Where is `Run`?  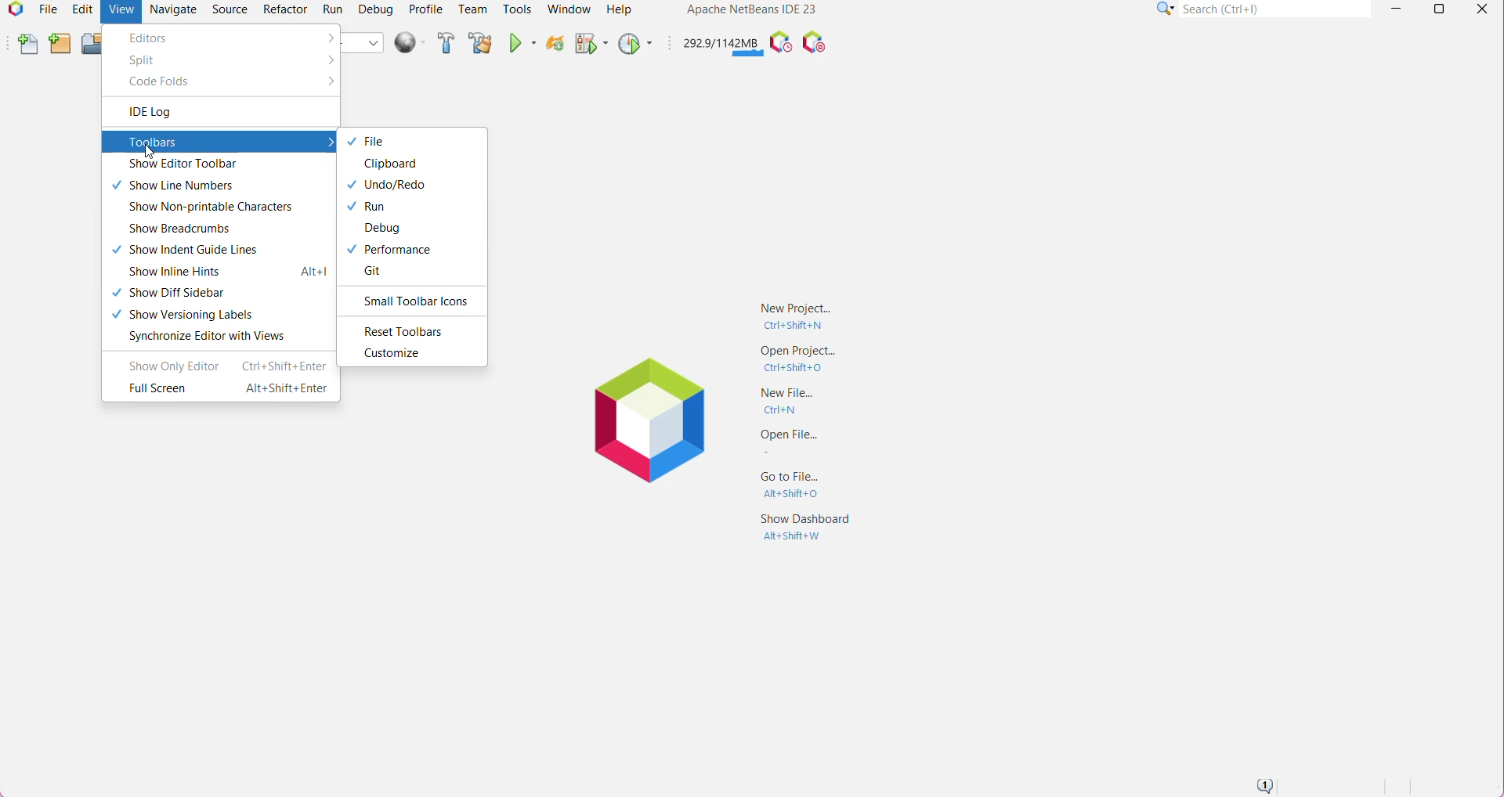
Run is located at coordinates (333, 9).